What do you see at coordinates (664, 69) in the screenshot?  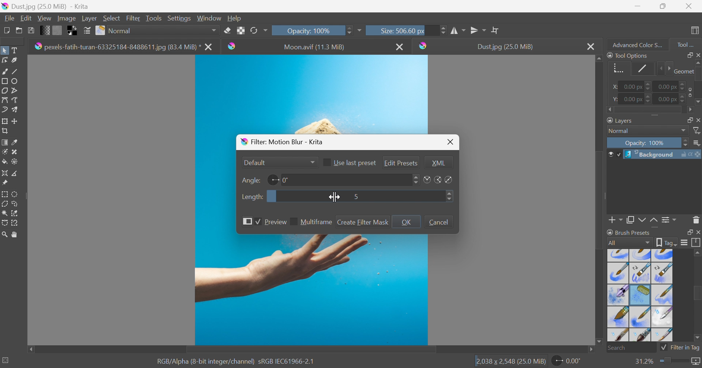 I see `Slider` at bounding box center [664, 69].